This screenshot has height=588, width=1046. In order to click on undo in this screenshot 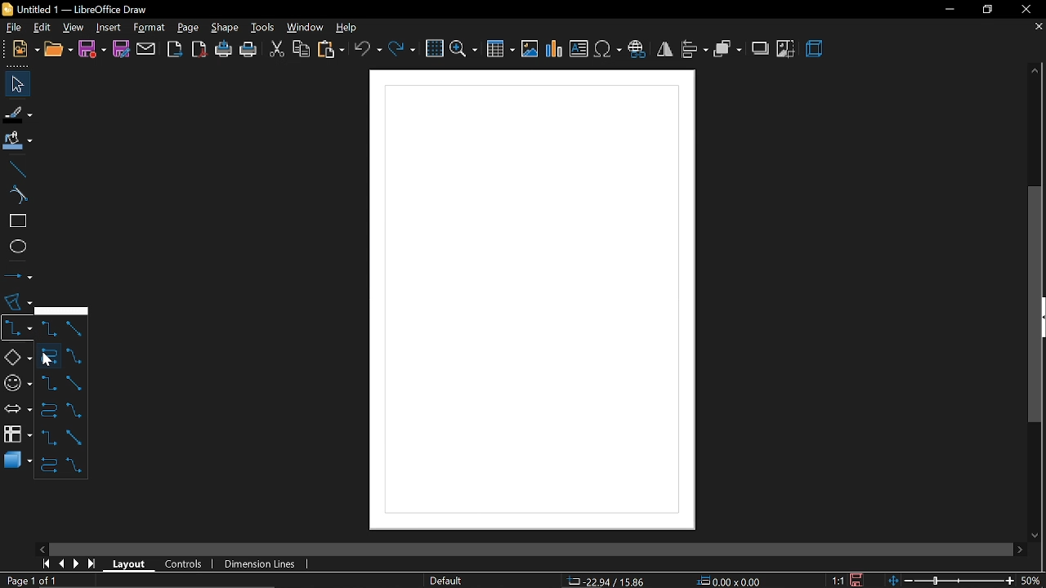, I will do `click(368, 50)`.